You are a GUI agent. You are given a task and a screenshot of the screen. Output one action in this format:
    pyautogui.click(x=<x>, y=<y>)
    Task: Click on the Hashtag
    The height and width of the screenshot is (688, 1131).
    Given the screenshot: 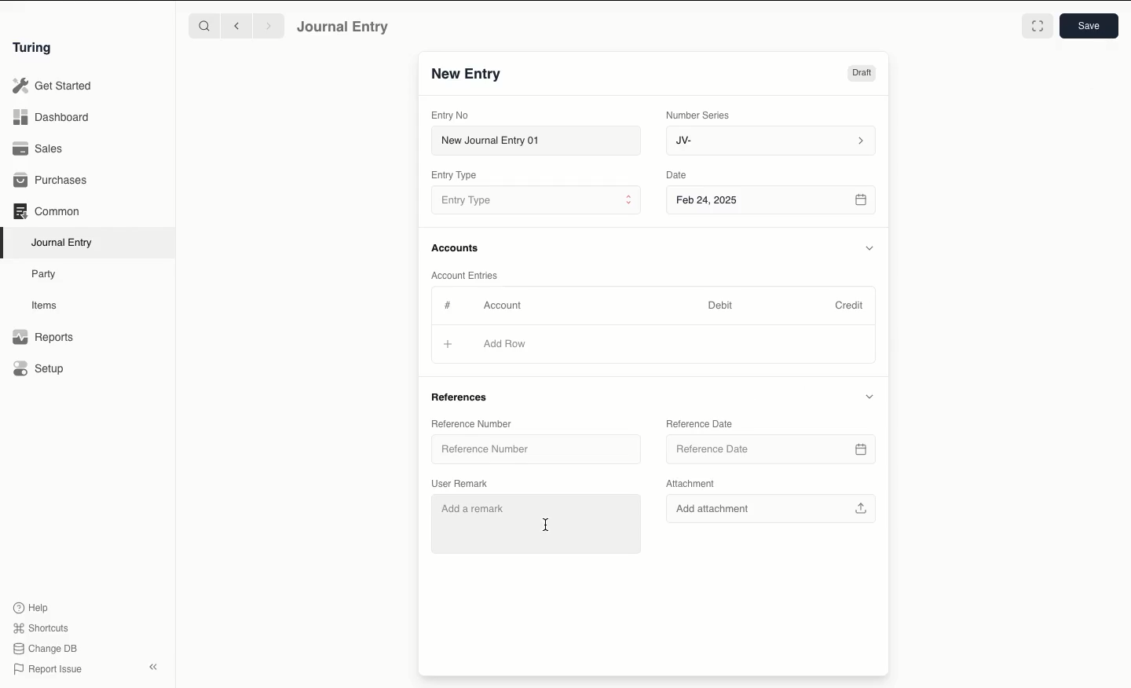 What is the action you would take?
    pyautogui.click(x=449, y=305)
    